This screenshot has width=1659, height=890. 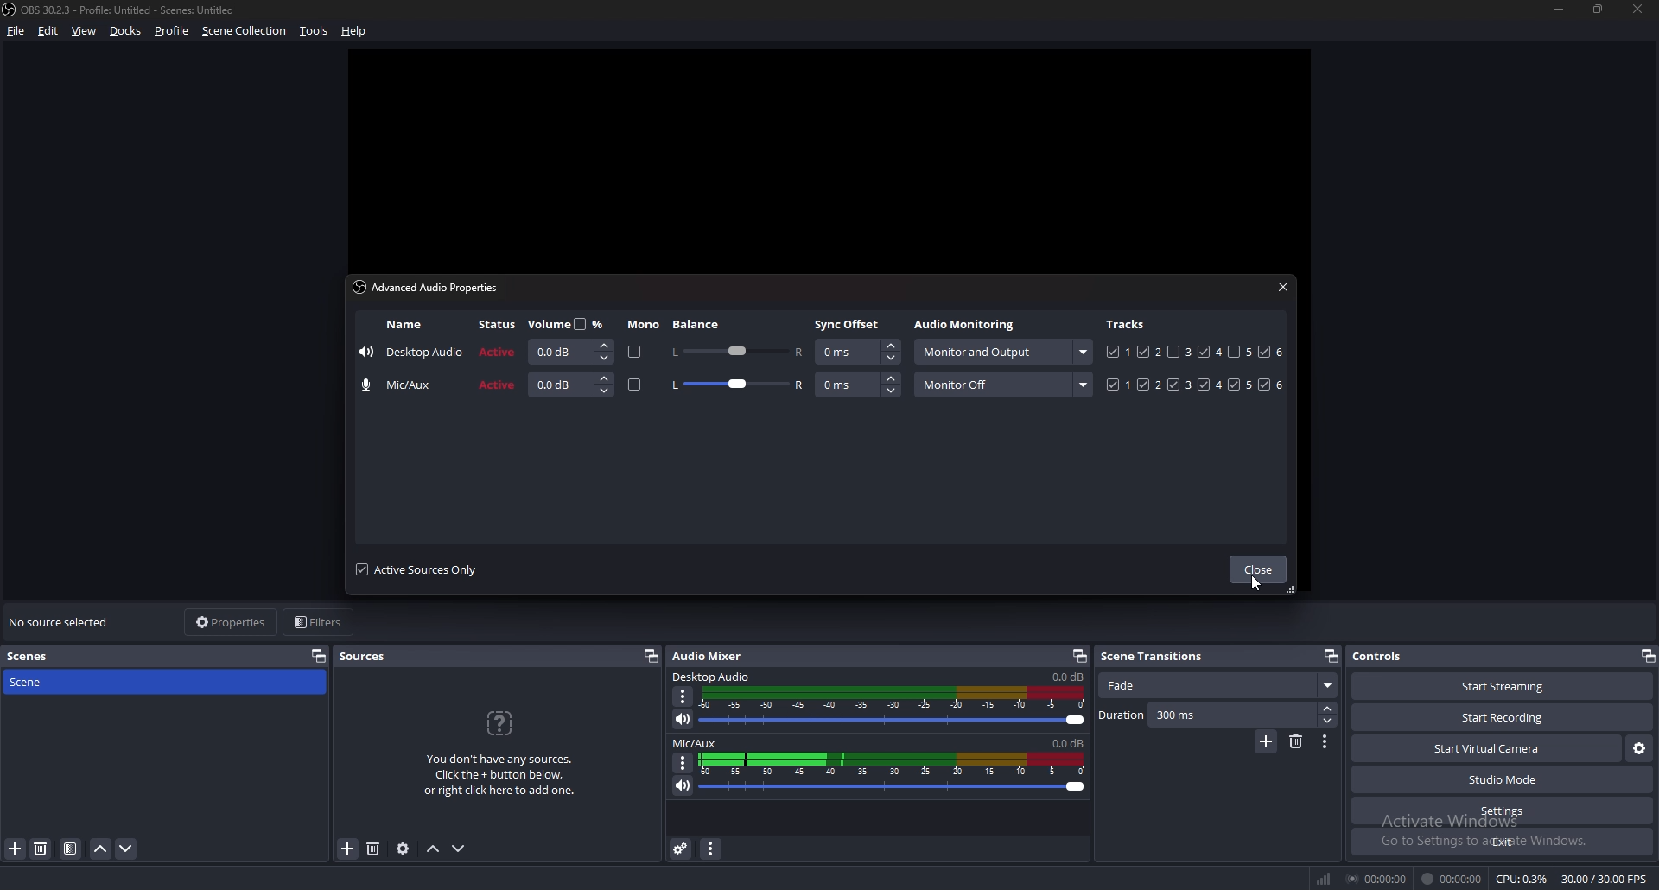 What do you see at coordinates (681, 785) in the screenshot?
I see `mute` at bounding box center [681, 785].